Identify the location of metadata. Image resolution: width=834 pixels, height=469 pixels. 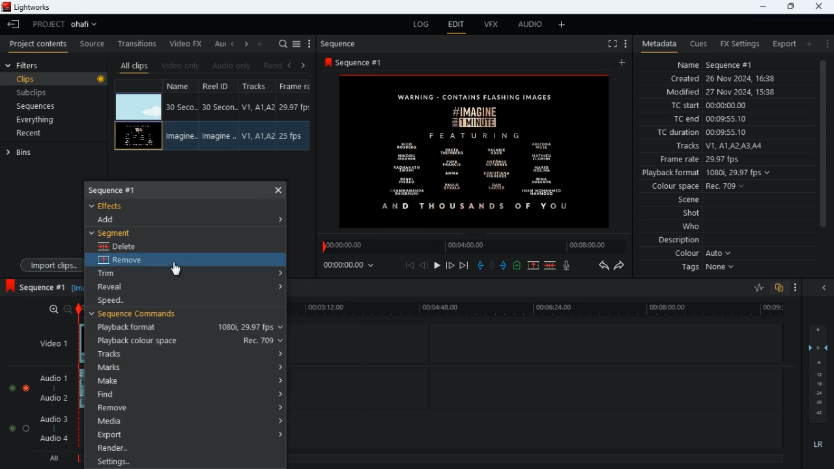
(656, 44).